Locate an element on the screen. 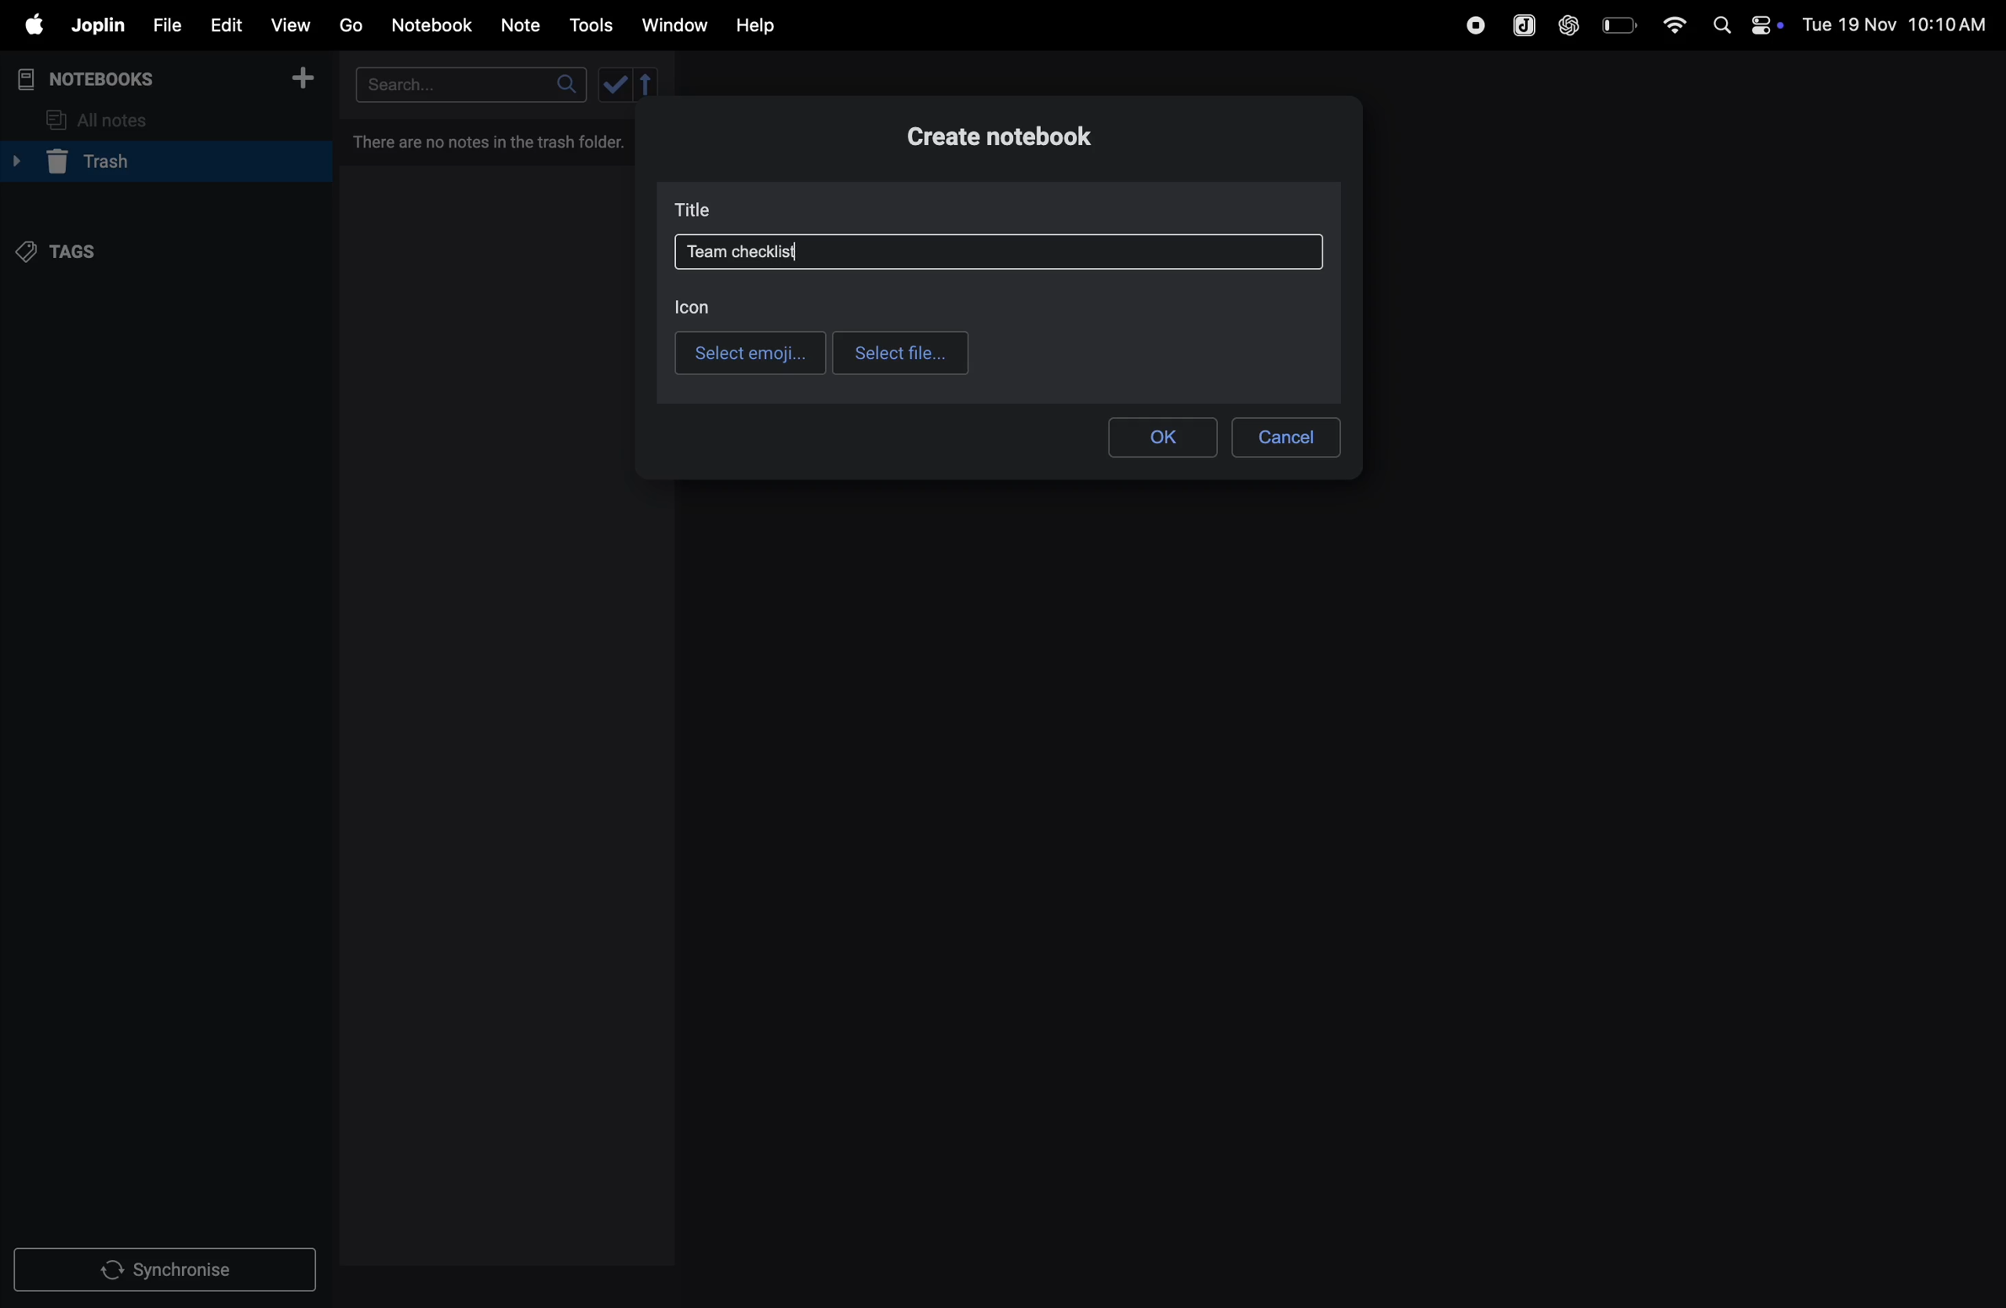 The image size is (2006, 1308). ok is located at coordinates (1164, 434).